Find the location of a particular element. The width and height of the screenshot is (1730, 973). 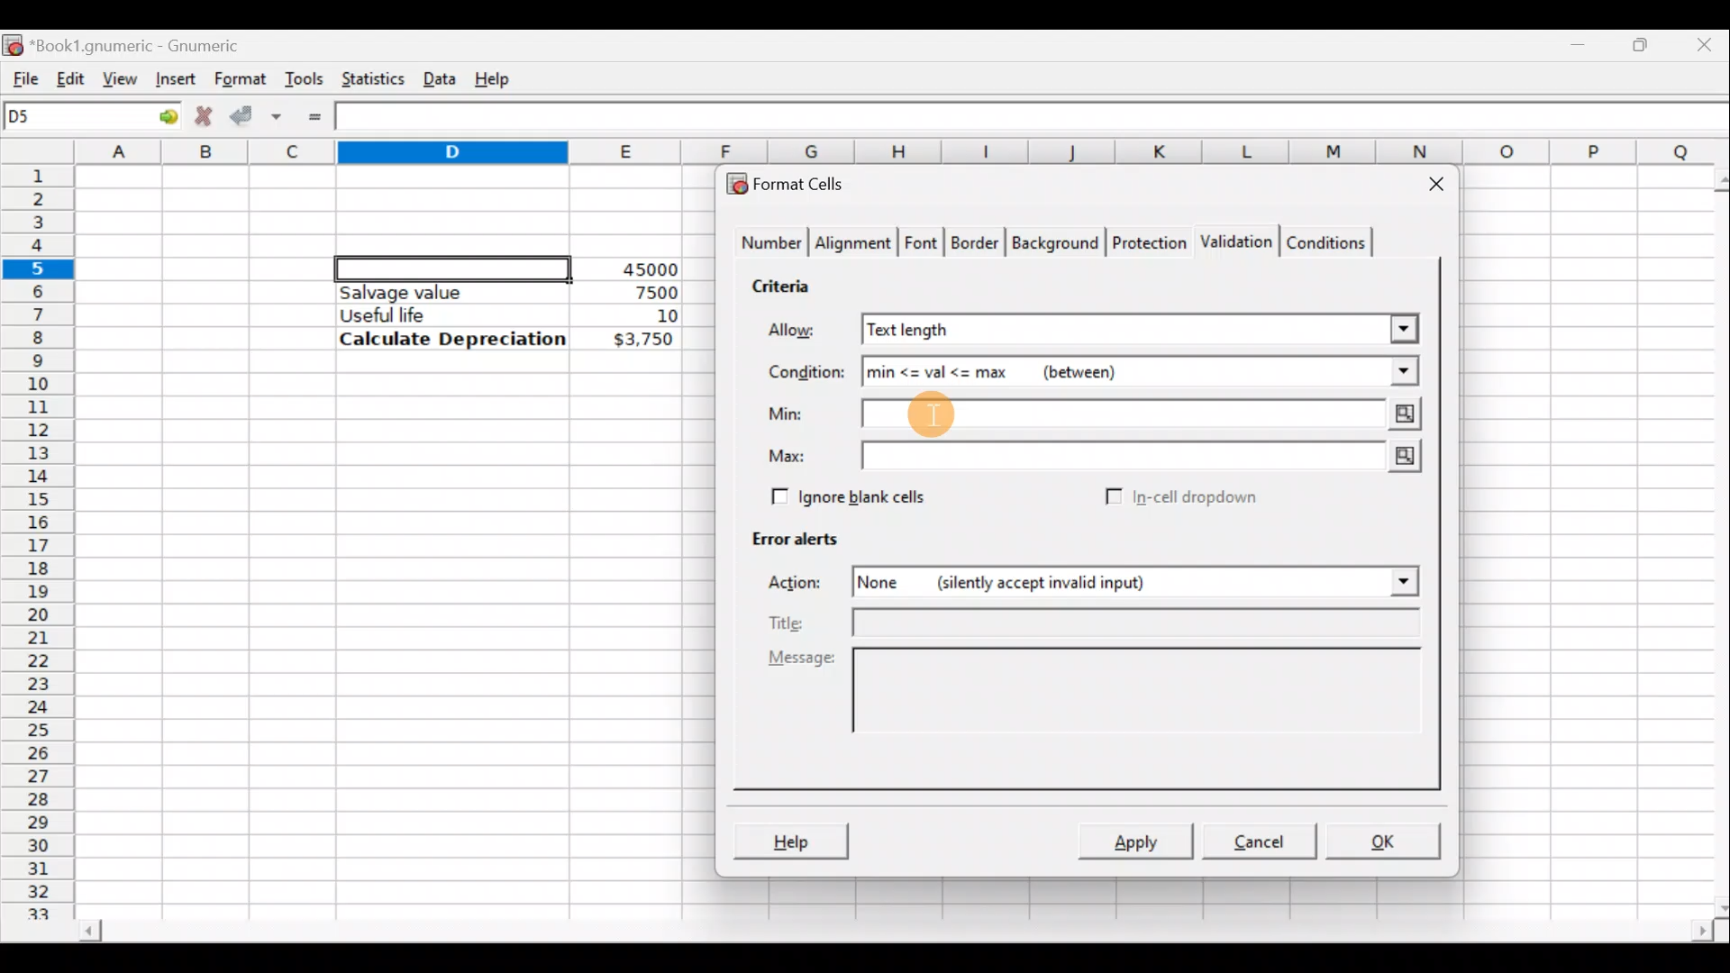

Ignore blank cells is located at coordinates (845, 494).